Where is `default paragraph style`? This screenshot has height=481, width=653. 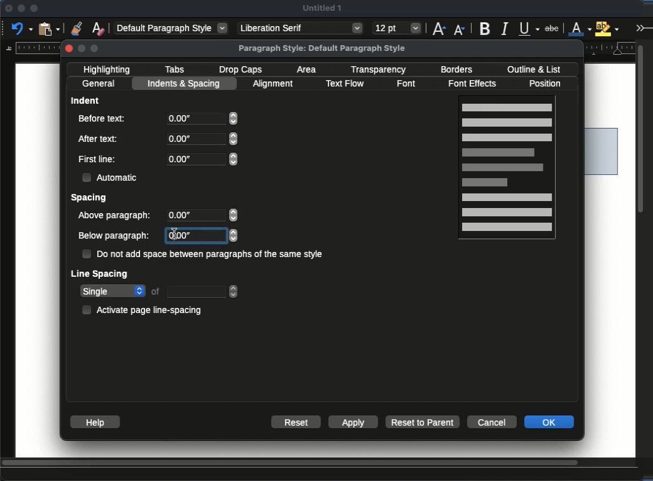 default paragraph style is located at coordinates (172, 27).